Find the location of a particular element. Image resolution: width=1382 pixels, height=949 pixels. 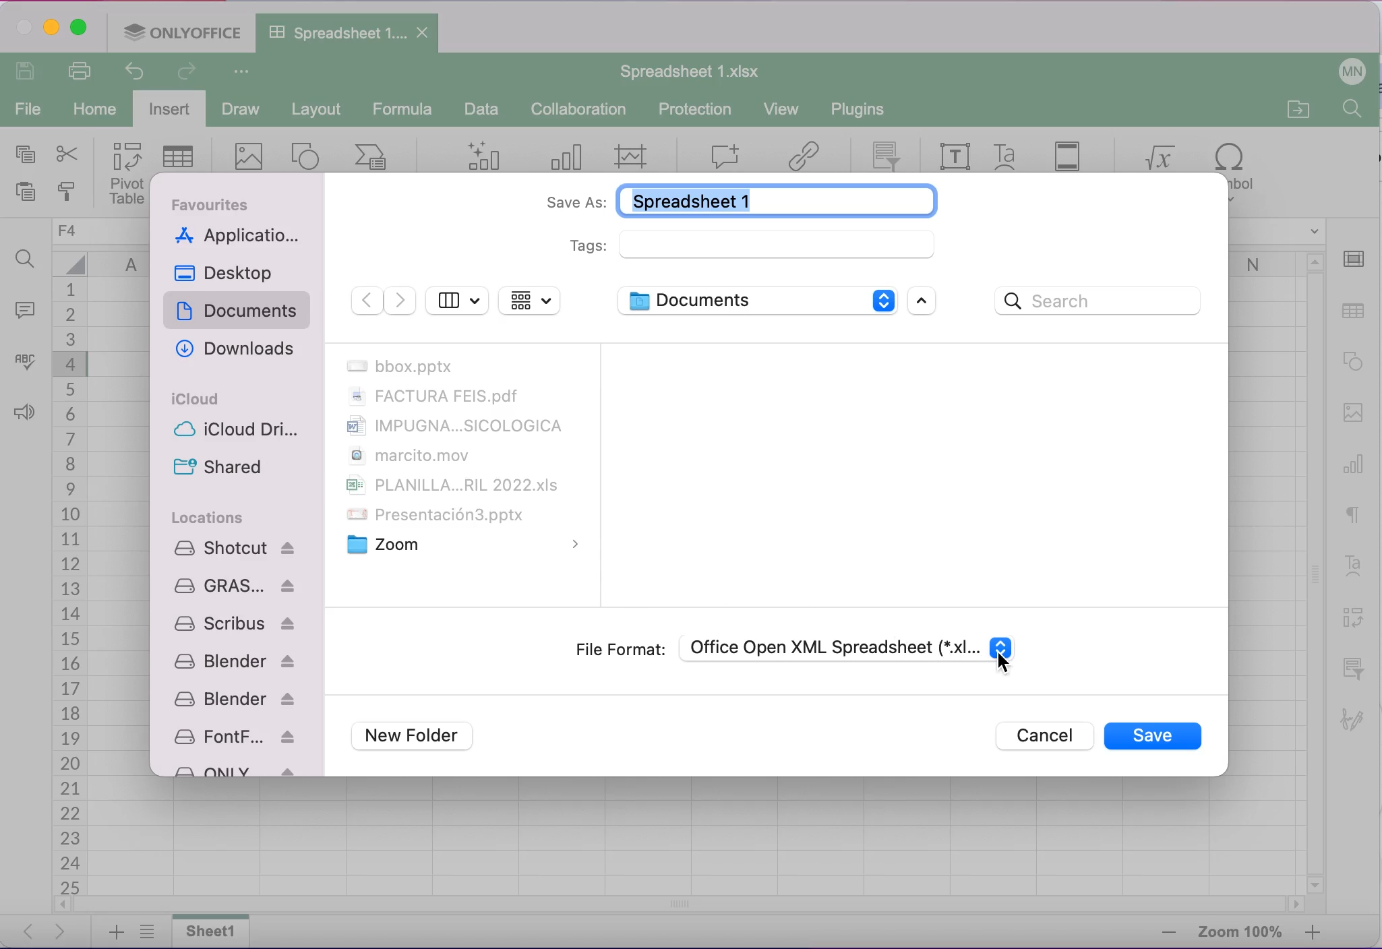

previous is located at coordinates (365, 301).